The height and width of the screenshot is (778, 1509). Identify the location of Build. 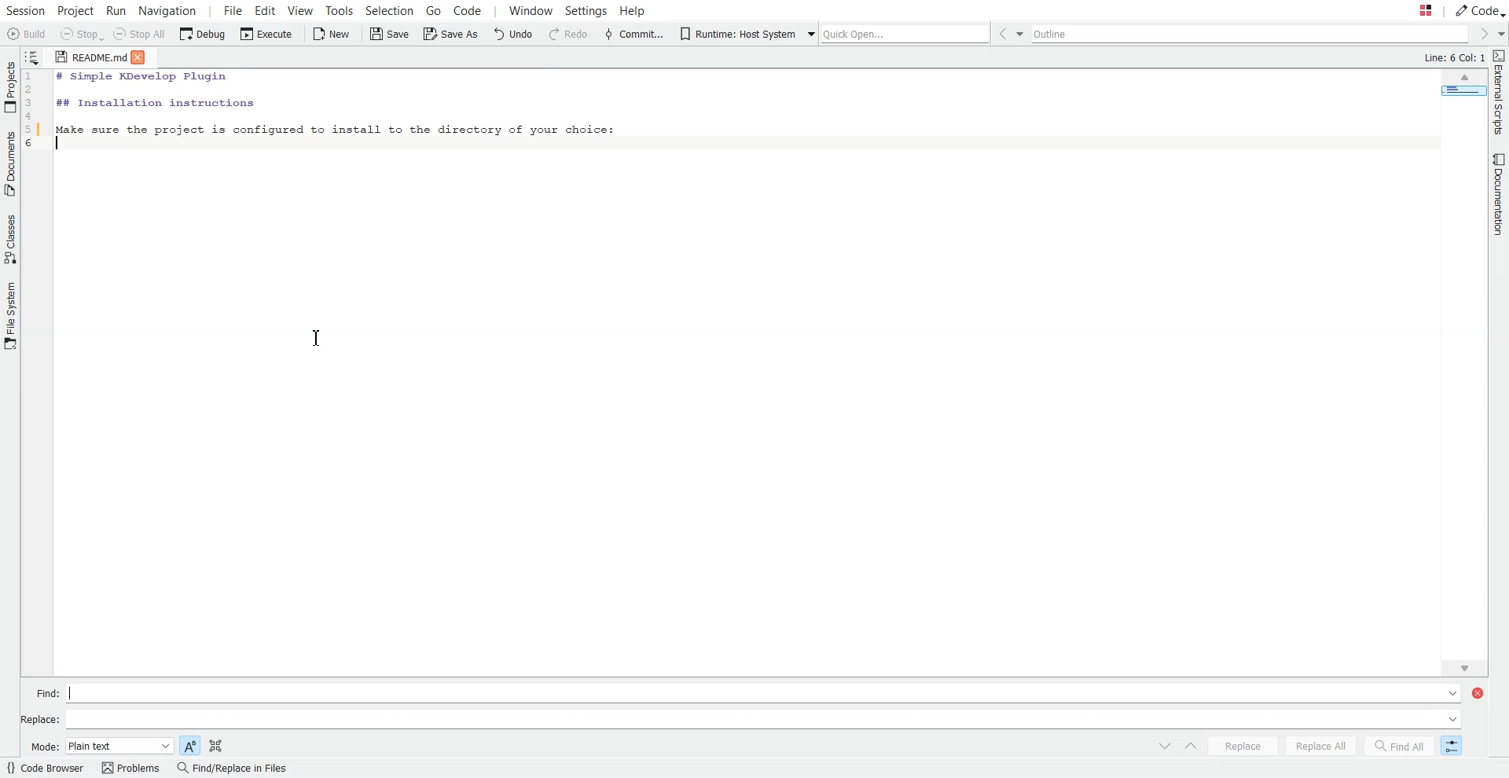
(27, 34).